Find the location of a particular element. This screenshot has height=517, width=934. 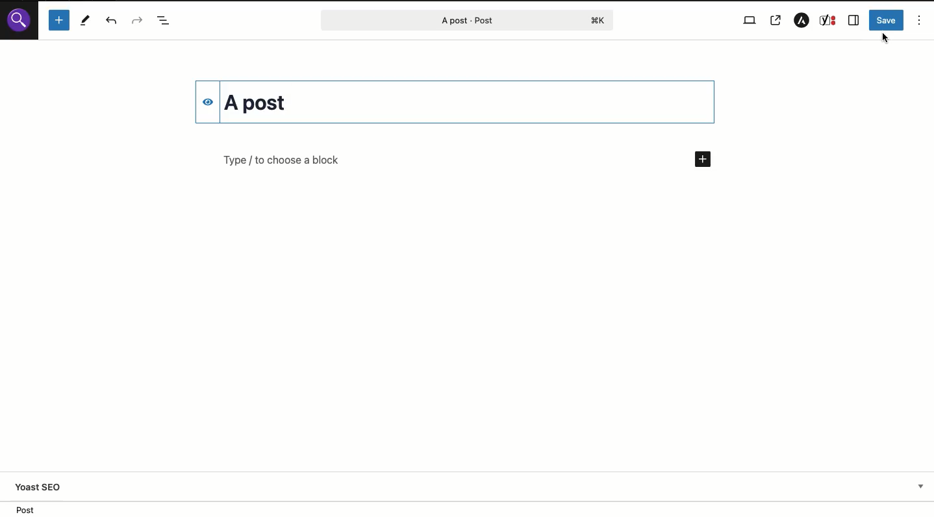

Add new block is located at coordinates (702, 160).